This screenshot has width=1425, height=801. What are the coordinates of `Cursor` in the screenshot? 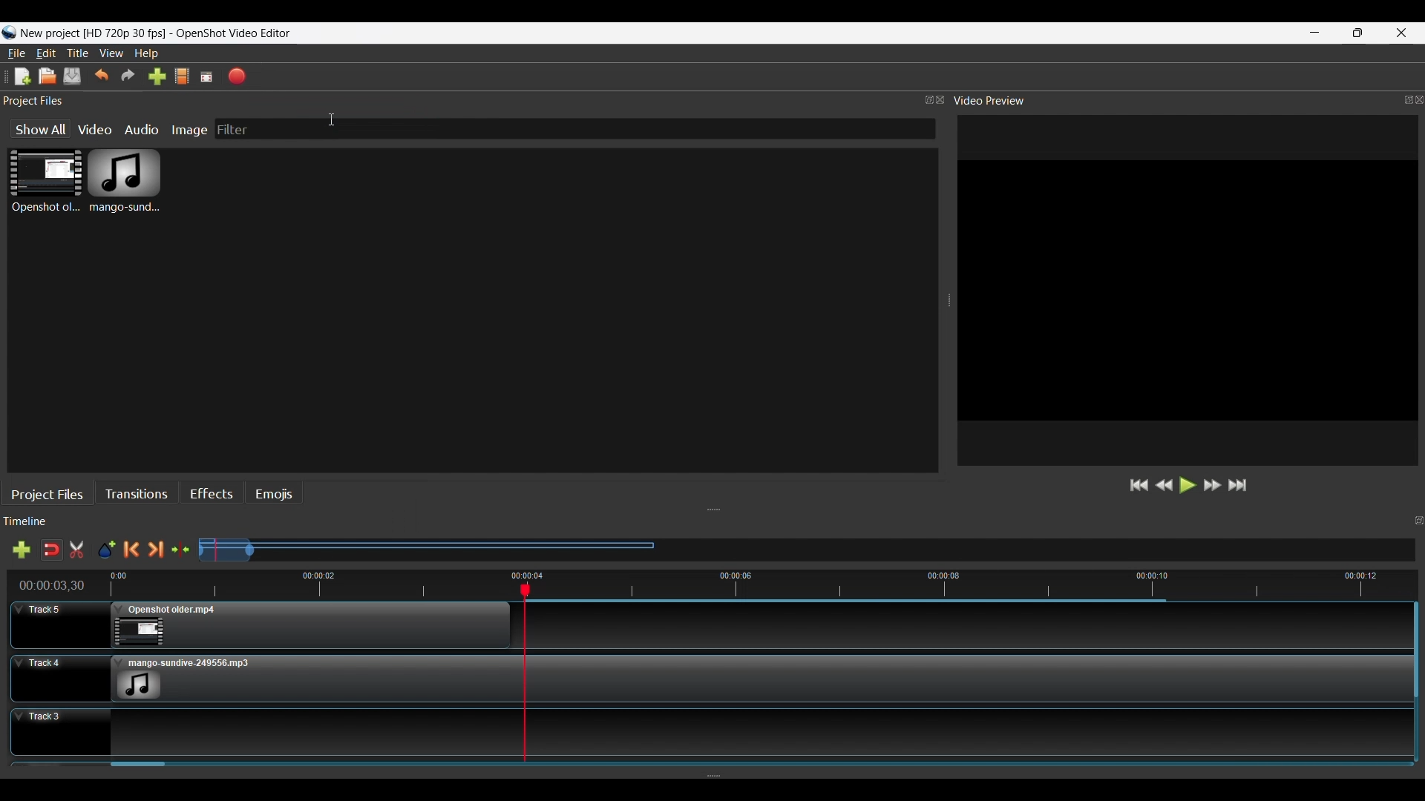 It's located at (335, 119).